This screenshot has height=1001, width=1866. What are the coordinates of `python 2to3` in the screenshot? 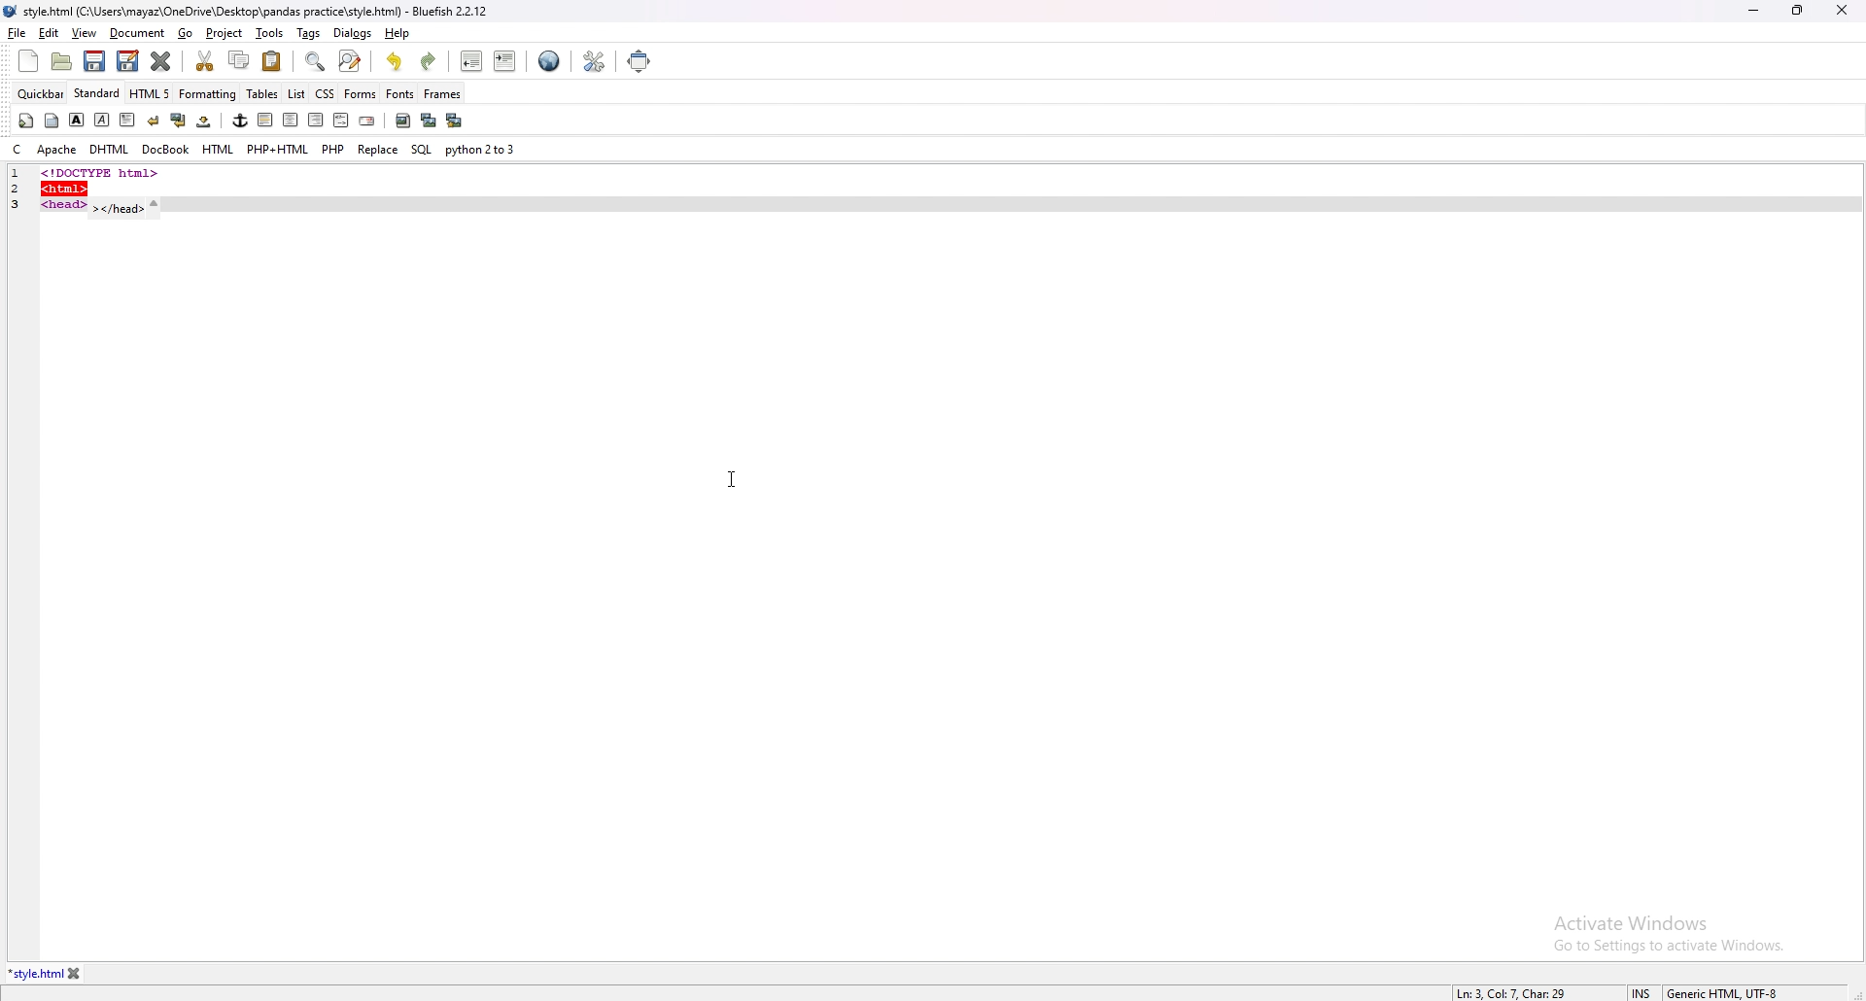 It's located at (483, 150).